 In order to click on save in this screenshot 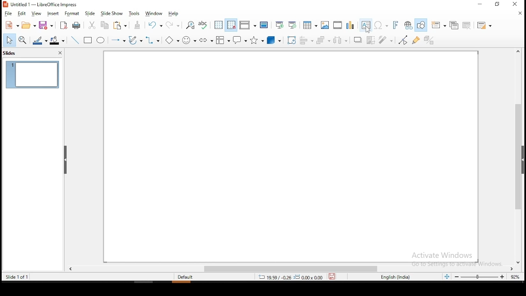, I will do `click(46, 25)`.